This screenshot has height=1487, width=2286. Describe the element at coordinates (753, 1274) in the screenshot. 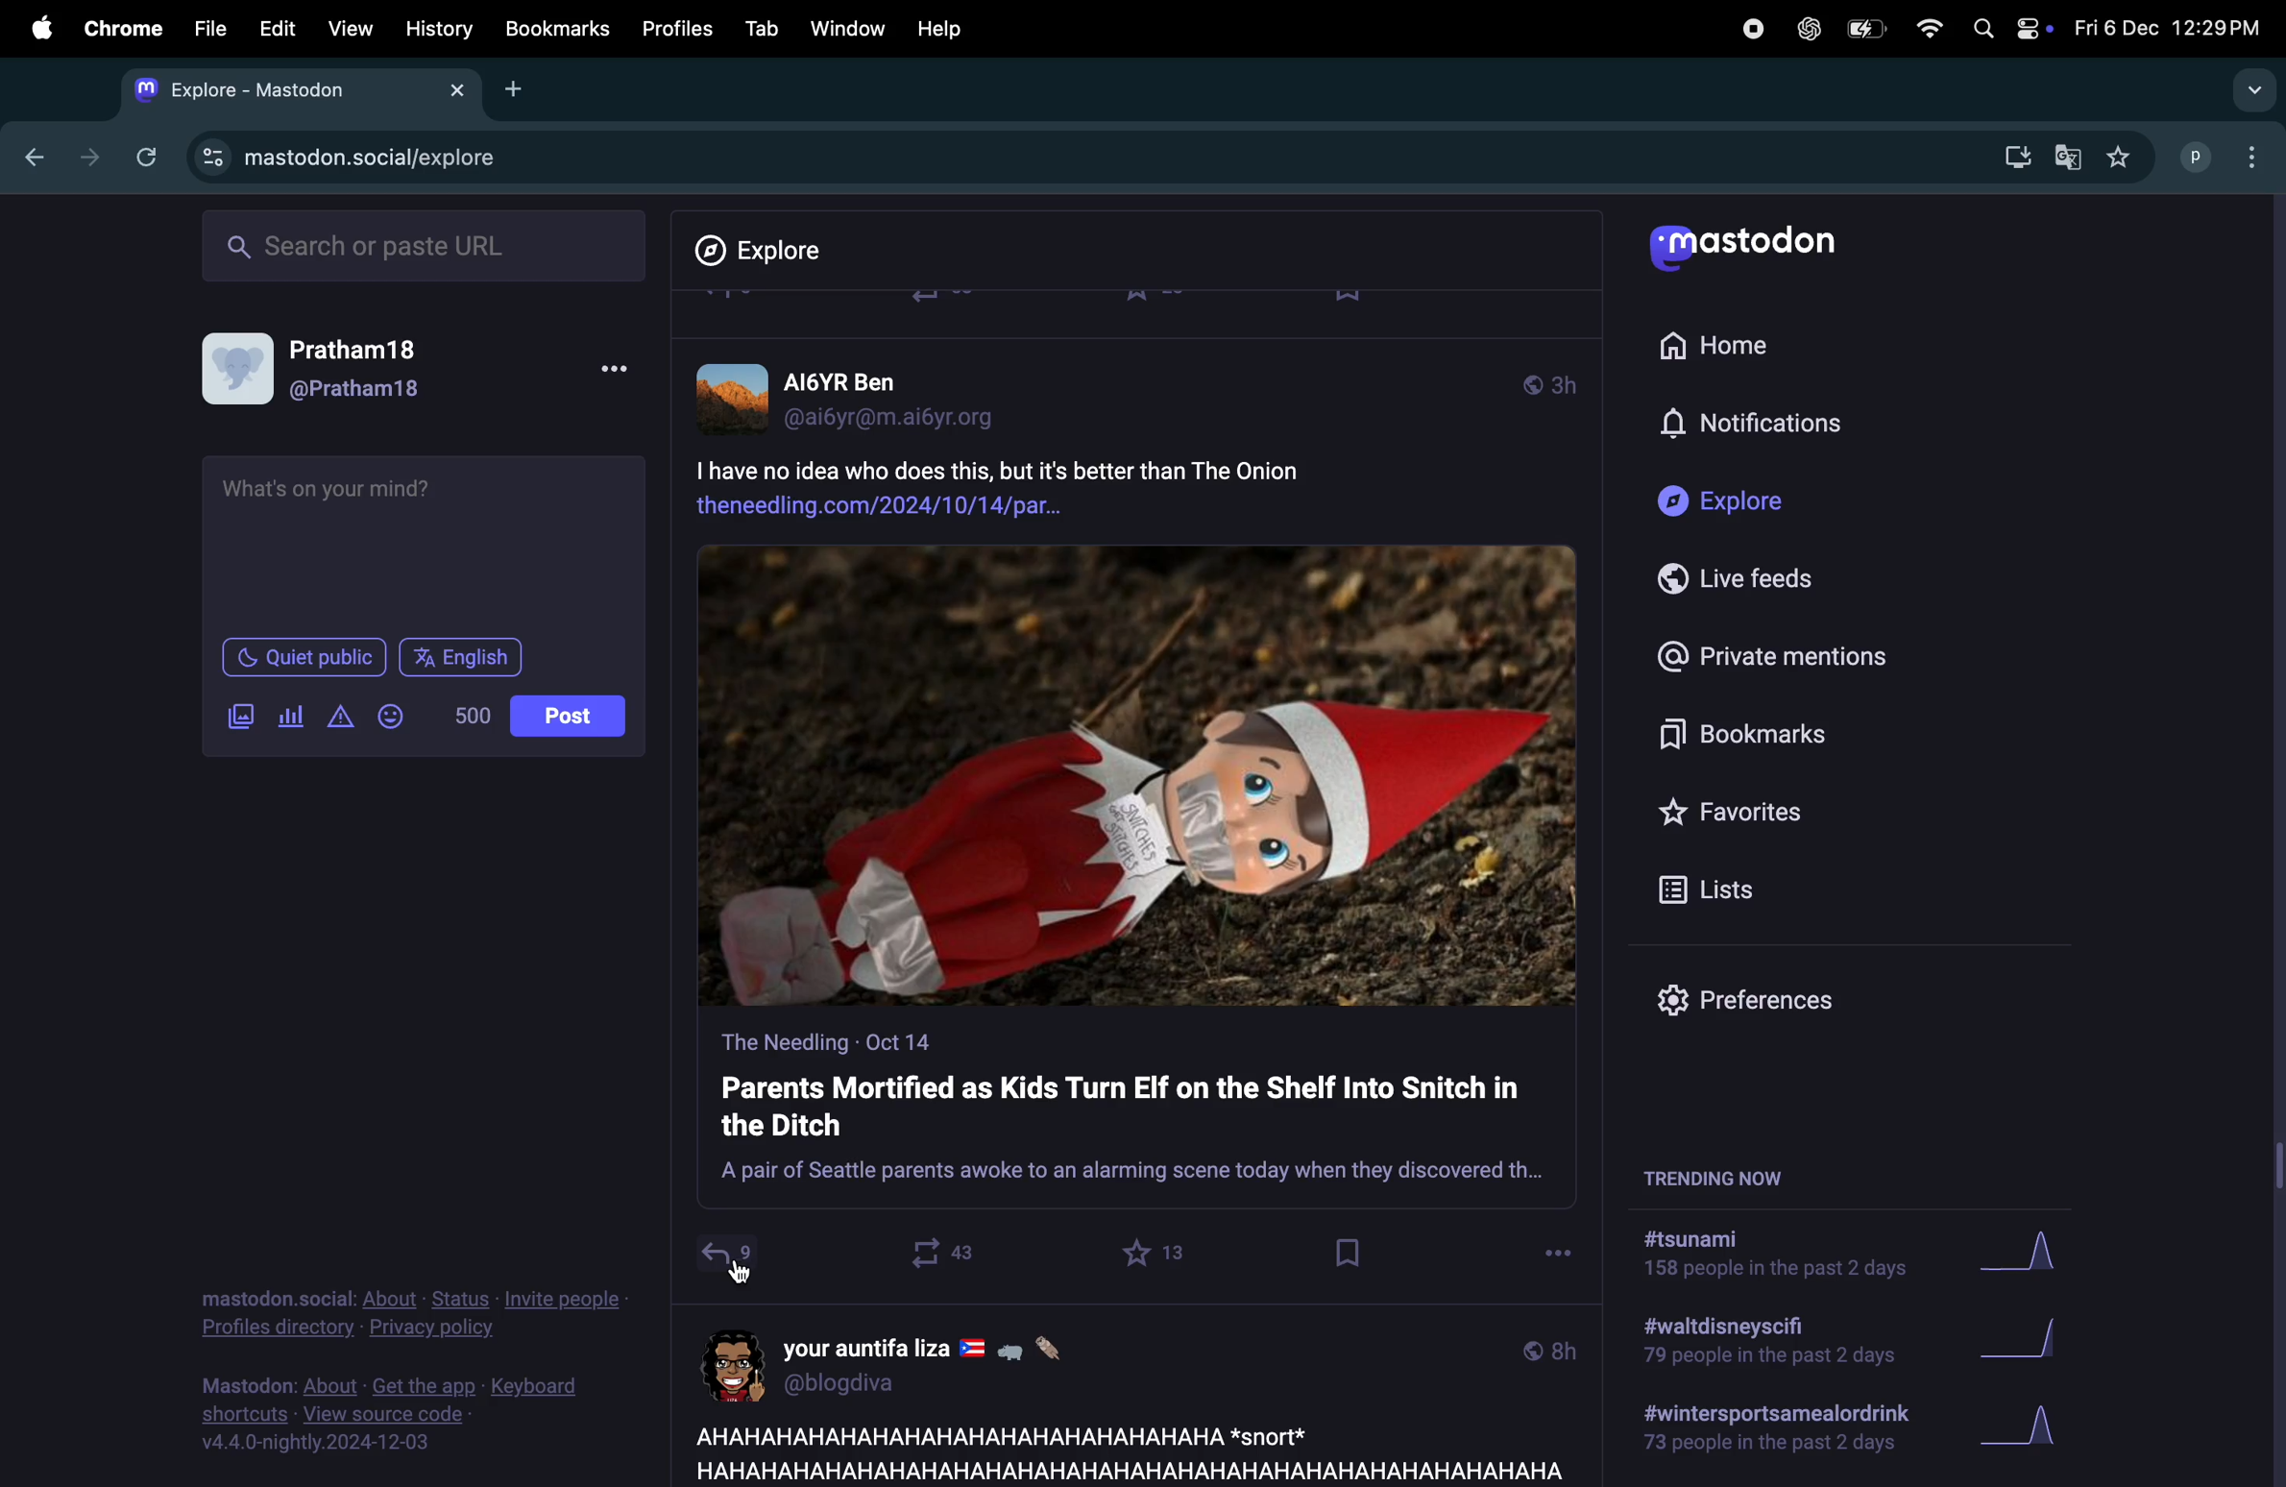

I see `cursor` at that location.